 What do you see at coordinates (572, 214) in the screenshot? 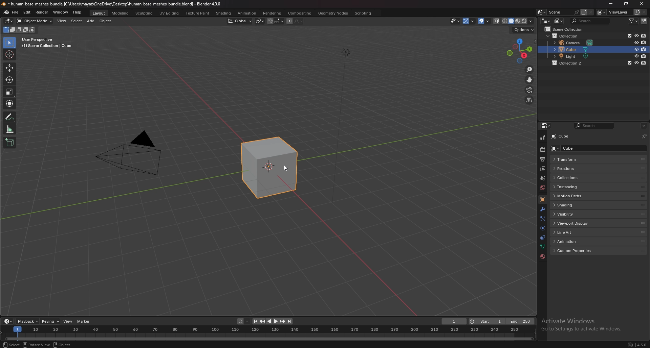
I see `visibility` at bounding box center [572, 214].